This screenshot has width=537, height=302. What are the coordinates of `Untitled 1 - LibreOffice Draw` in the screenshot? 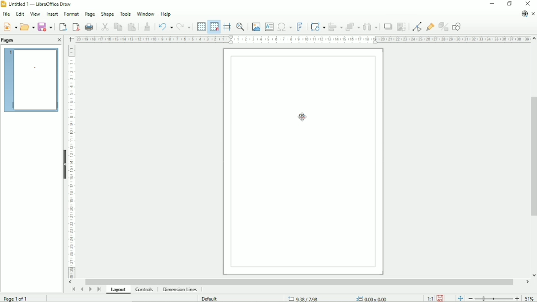 It's located at (39, 4).